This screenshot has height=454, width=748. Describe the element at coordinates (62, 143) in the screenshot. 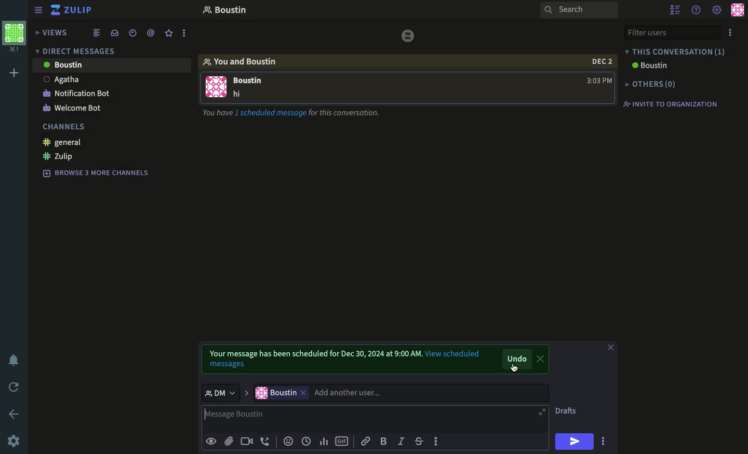

I see `general` at that location.